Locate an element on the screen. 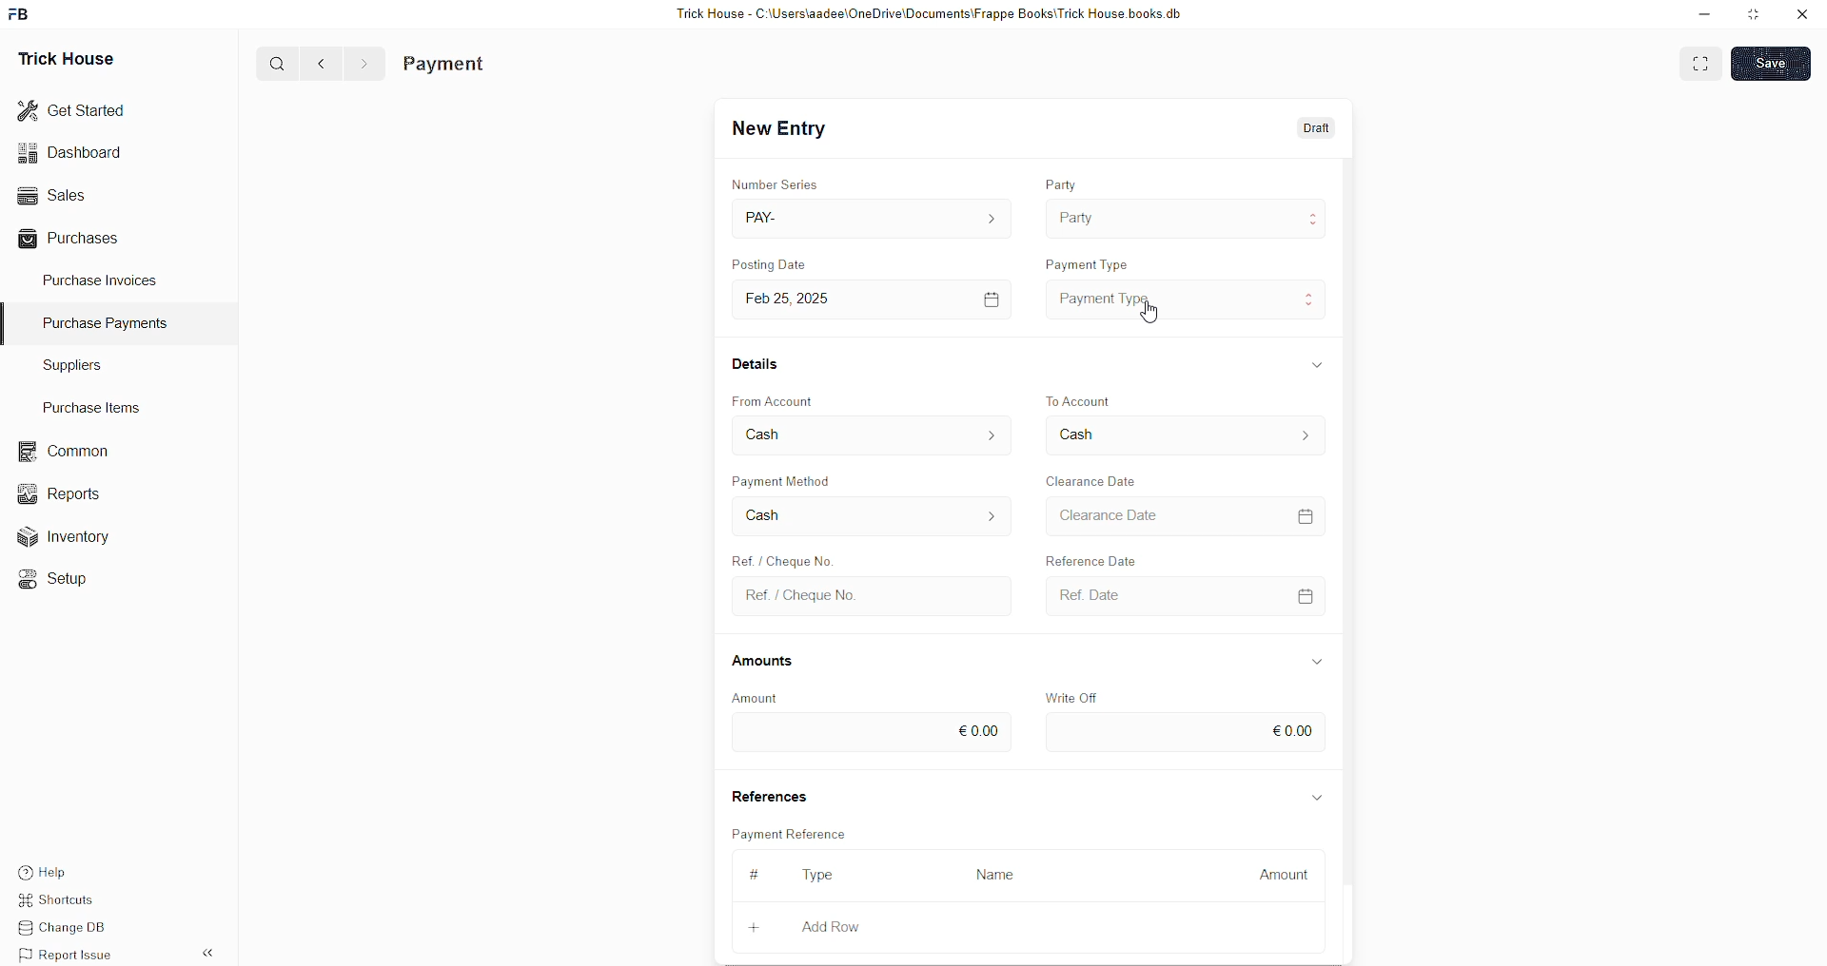 This screenshot has width=1827, height=966. > is located at coordinates (363, 64).